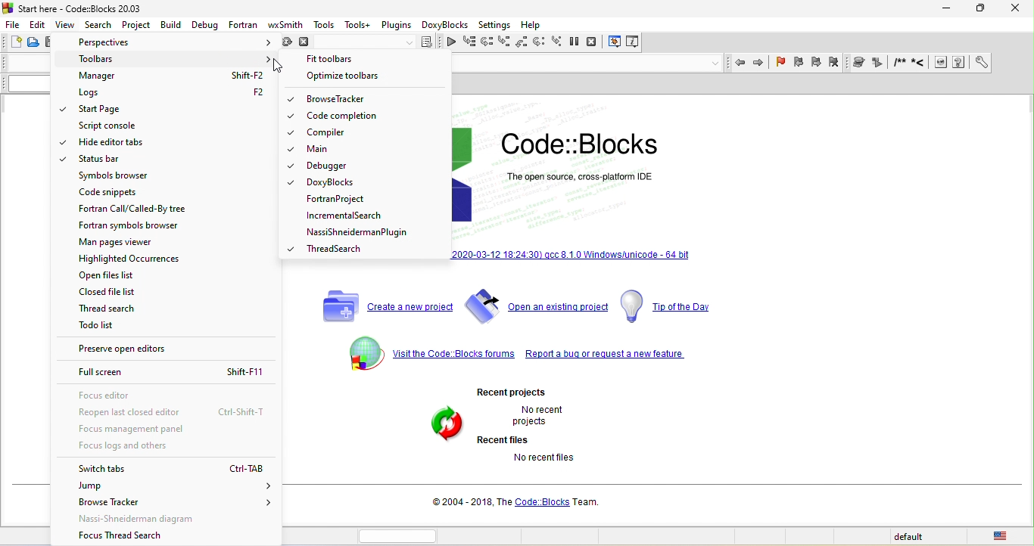 The height and width of the screenshot is (546, 1034). What do you see at coordinates (325, 24) in the screenshot?
I see `tools` at bounding box center [325, 24].